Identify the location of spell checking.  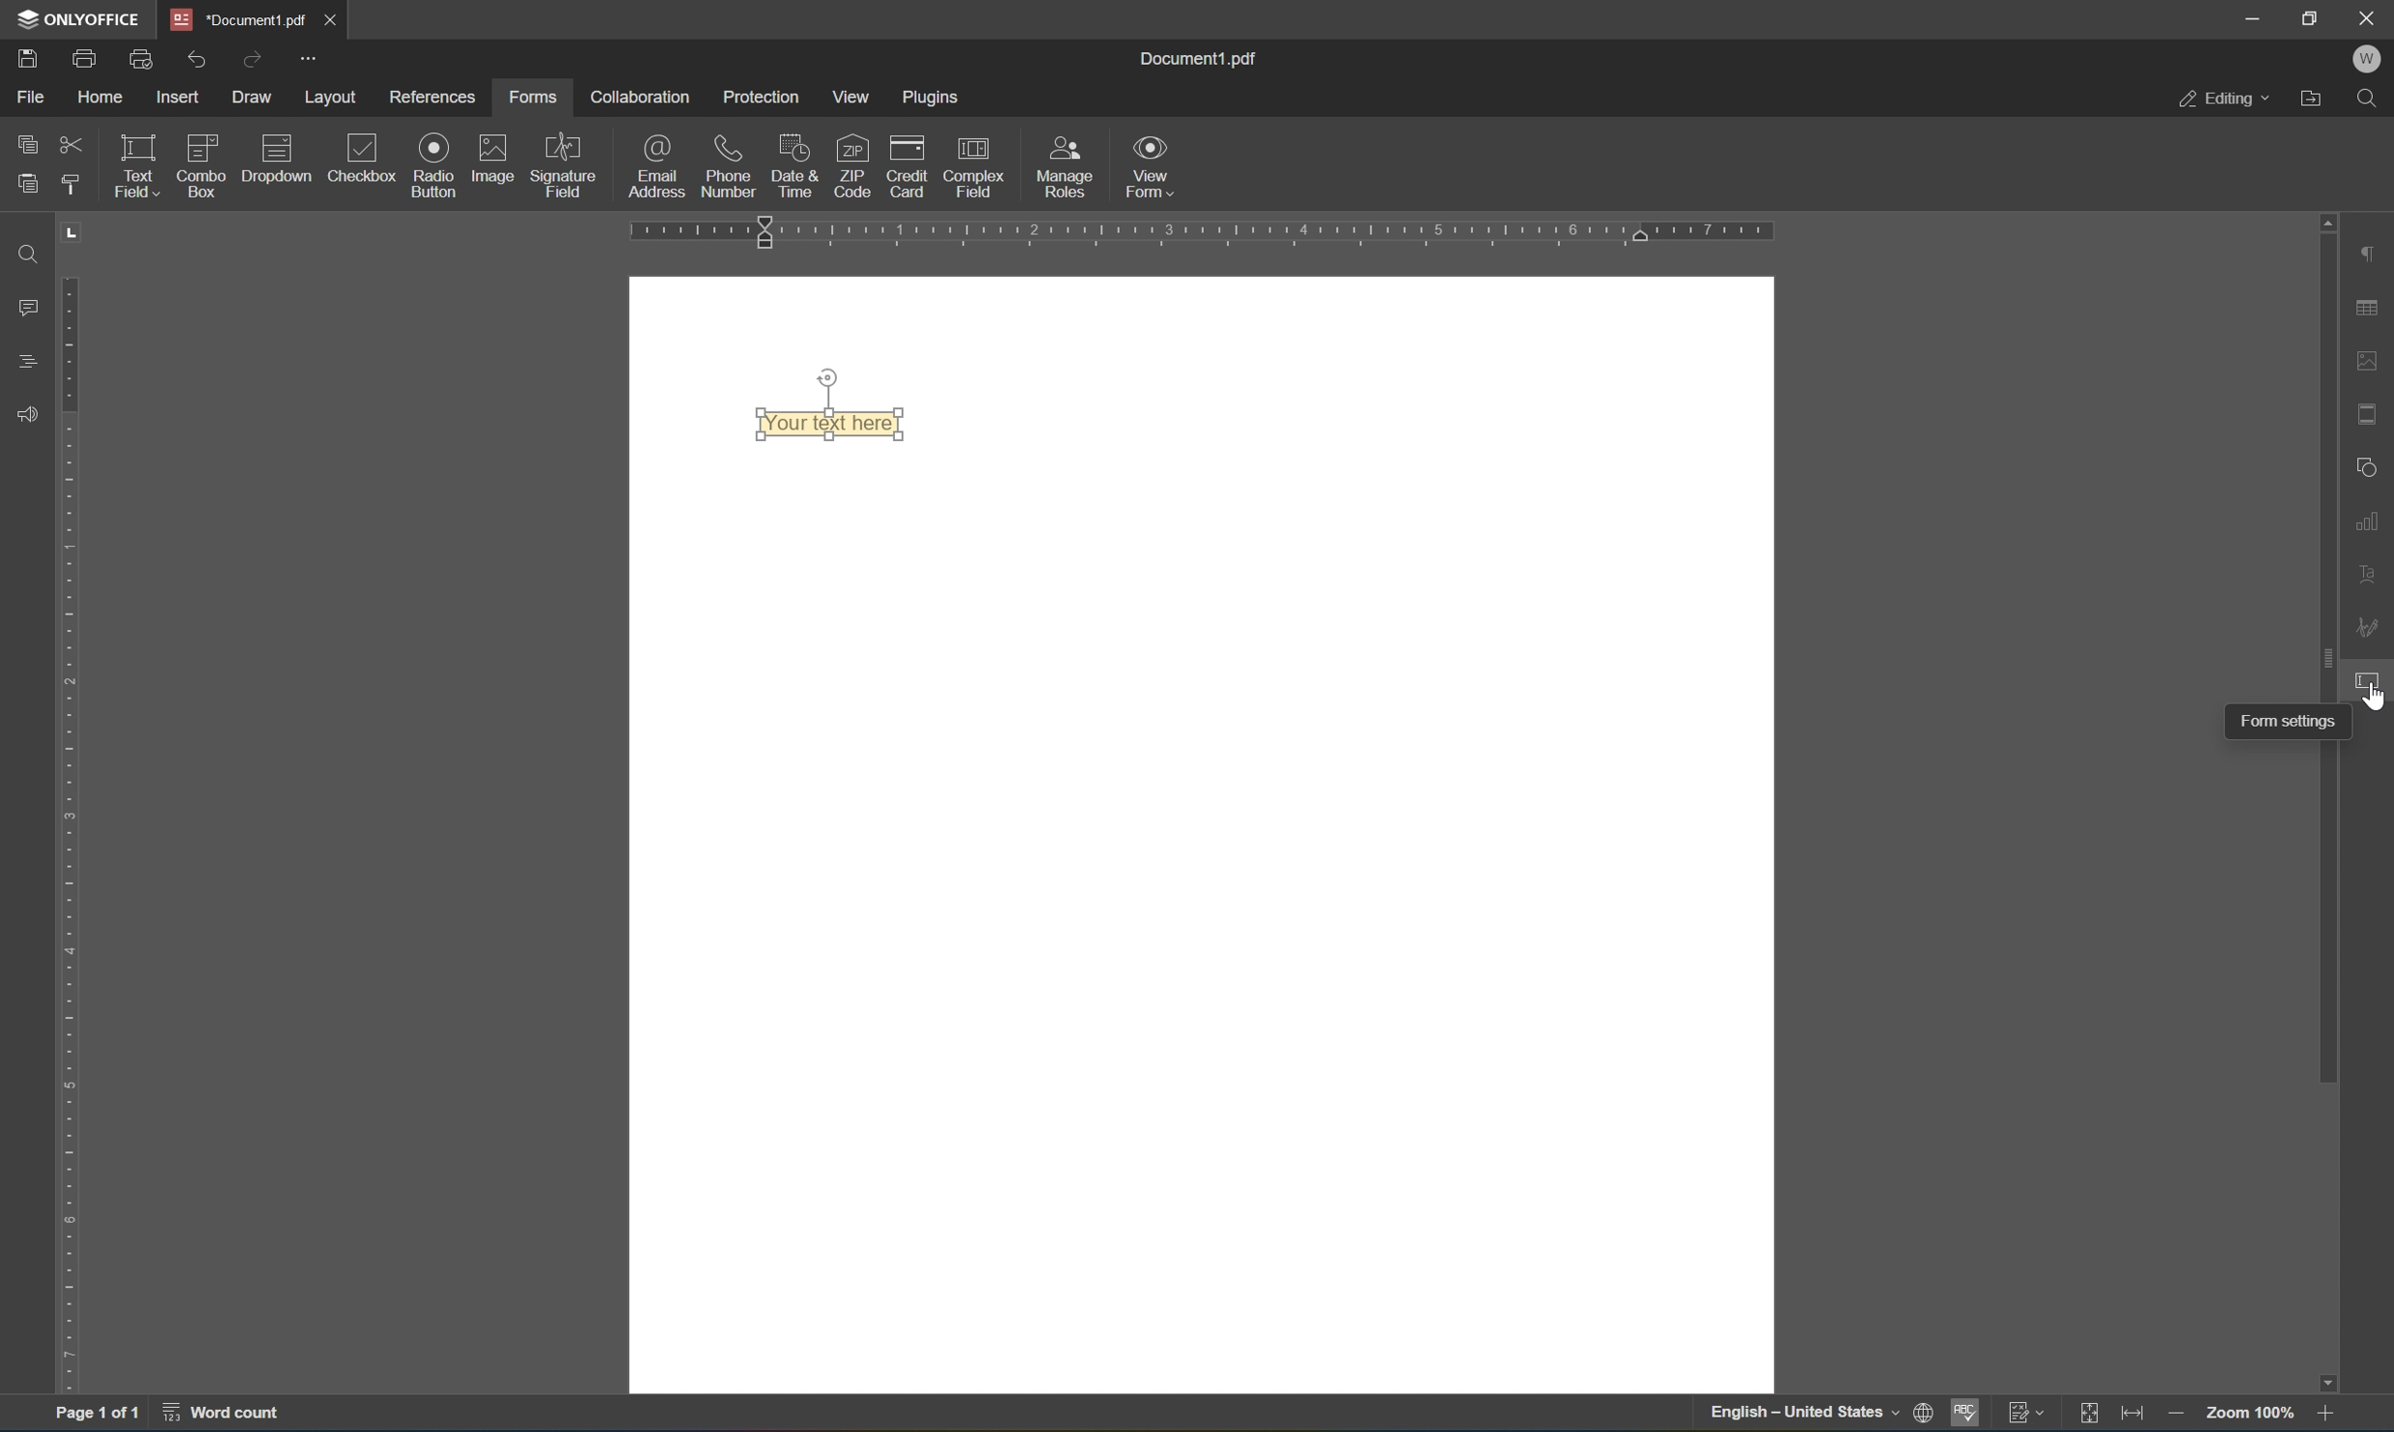
(1963, 1415).